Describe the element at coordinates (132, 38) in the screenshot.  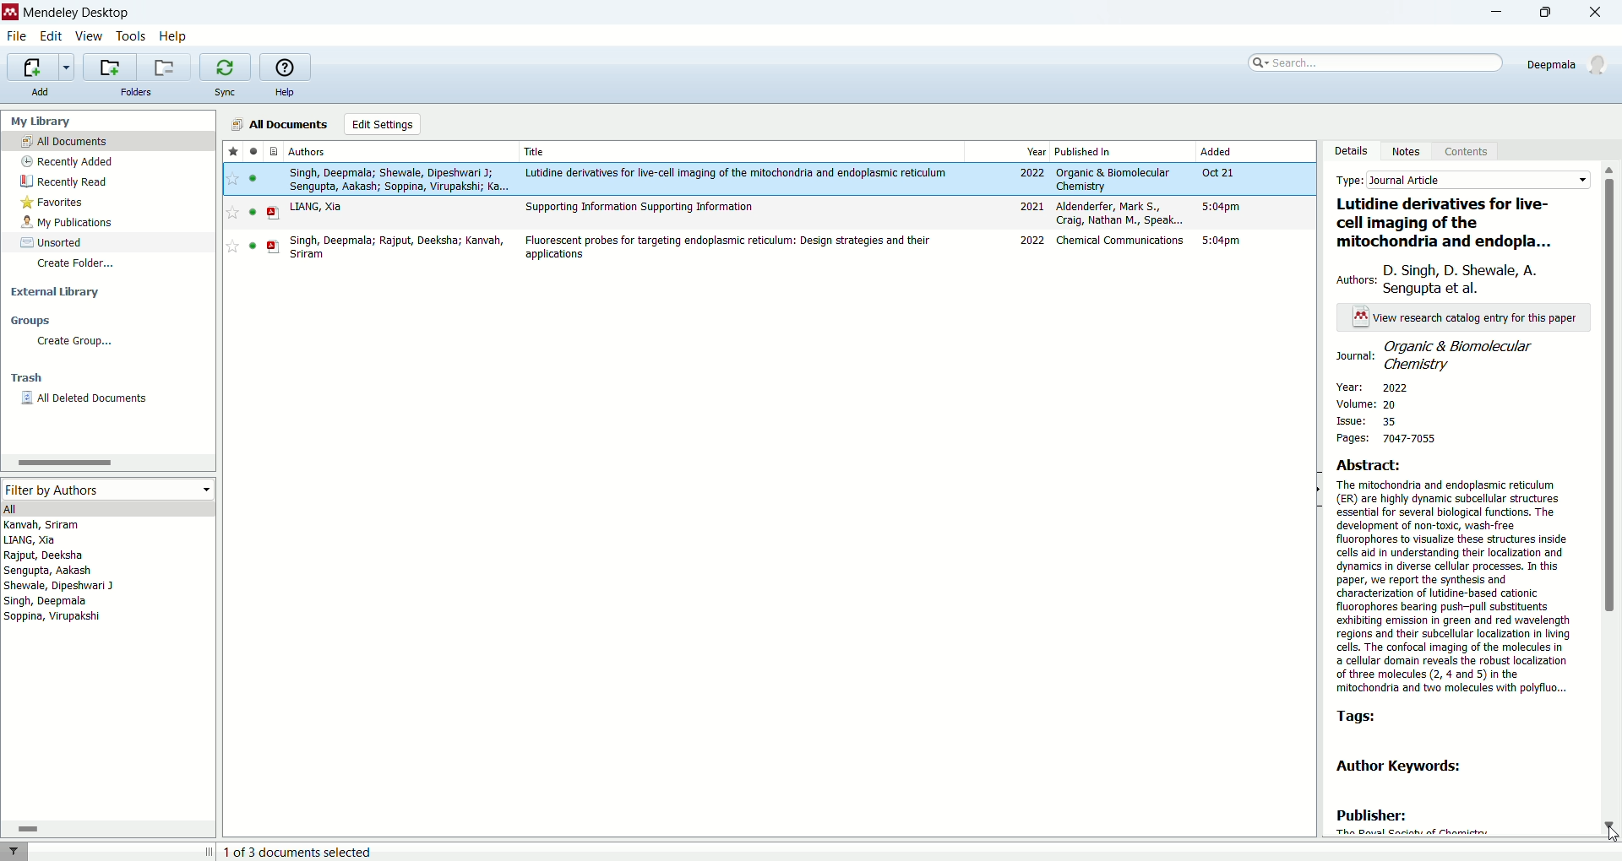
I see `tools` at that location.